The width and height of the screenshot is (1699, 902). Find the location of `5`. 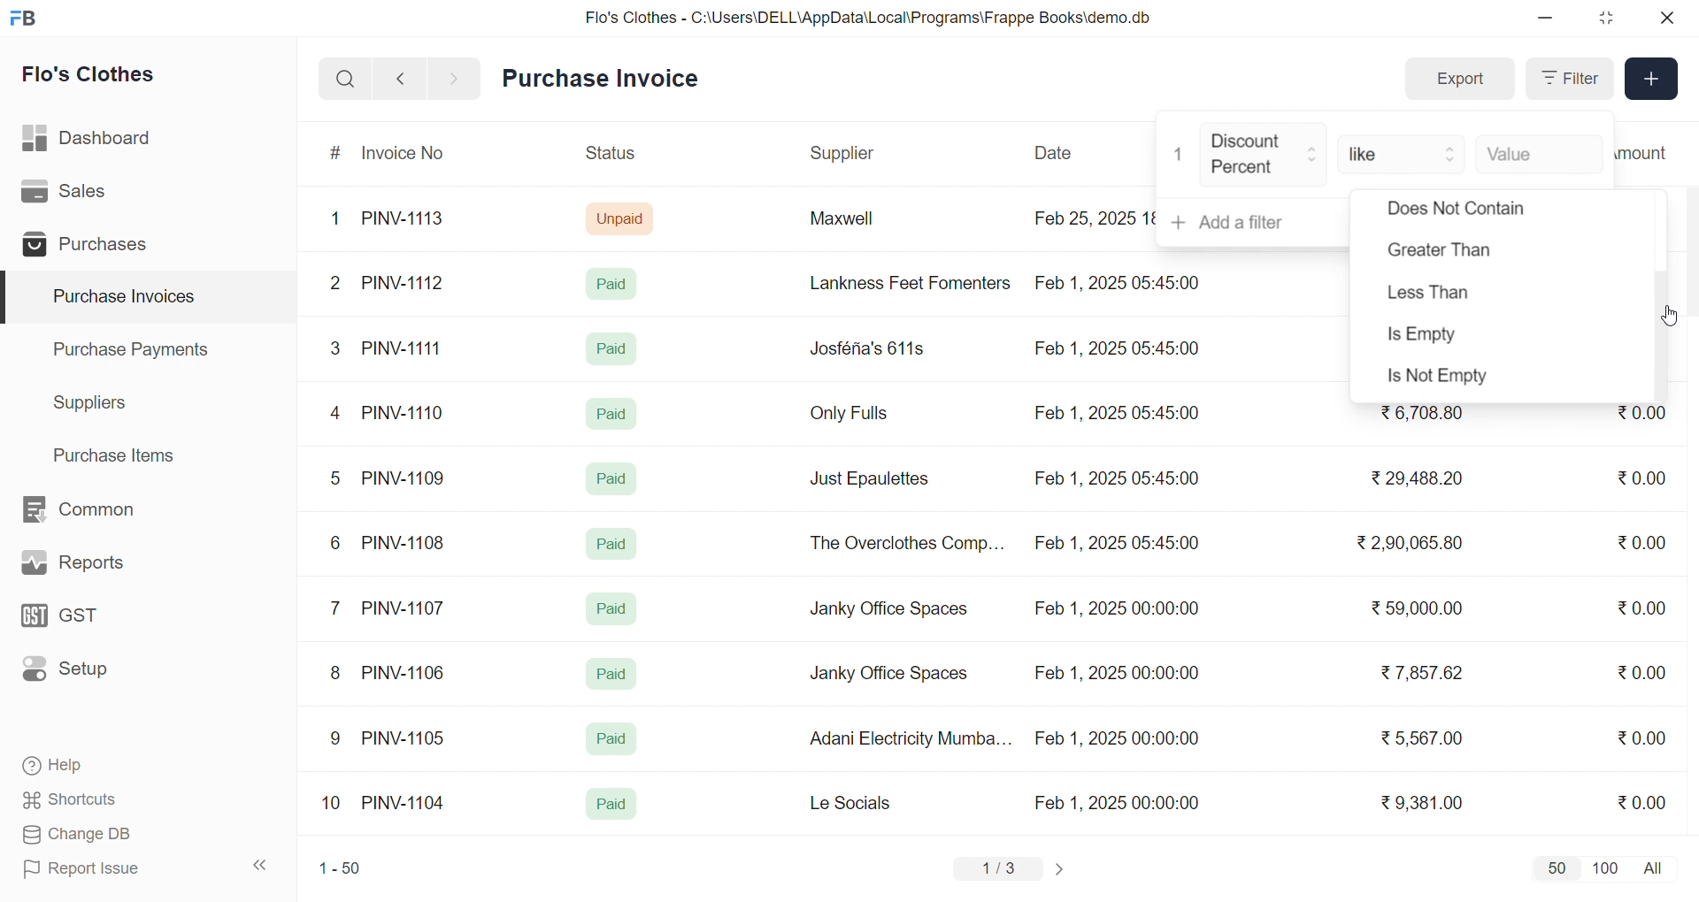

5 is located at coordinates (334, 478).